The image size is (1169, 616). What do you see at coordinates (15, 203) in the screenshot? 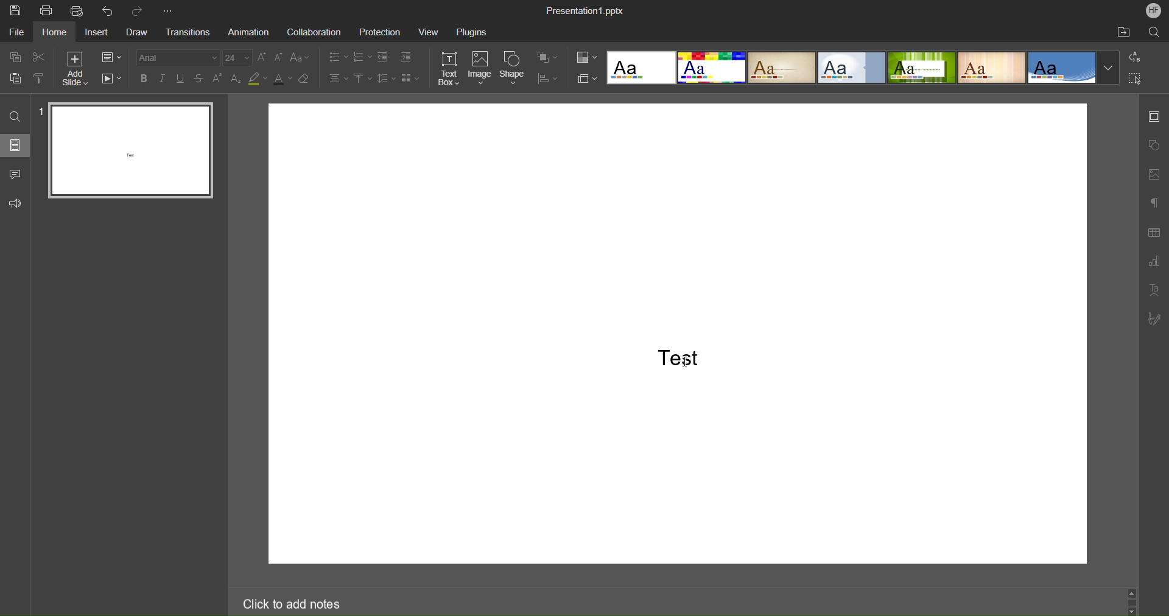
I see `Feedback and Support` at bounding box center [15, 203].